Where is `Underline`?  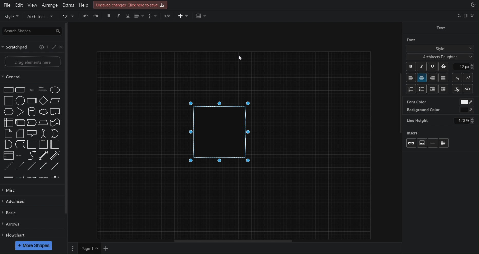 Underline is located at coordinates (434, 67).